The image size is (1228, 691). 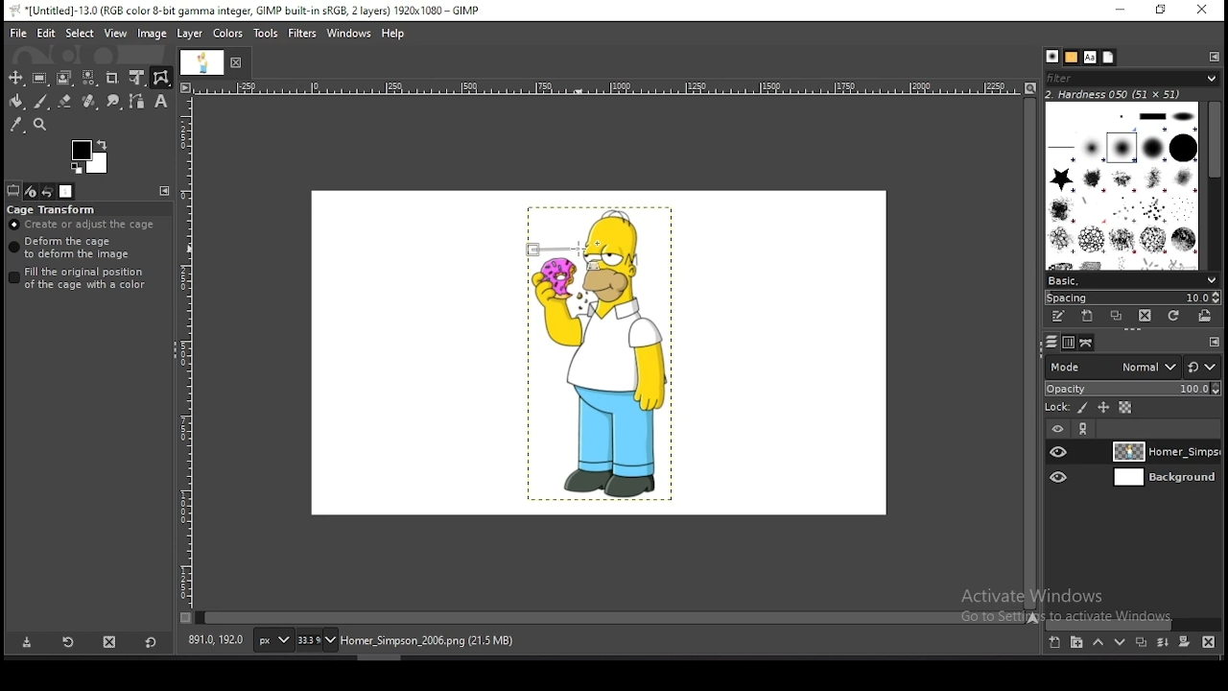 I want to click on filters, so click(x=303, y=34).